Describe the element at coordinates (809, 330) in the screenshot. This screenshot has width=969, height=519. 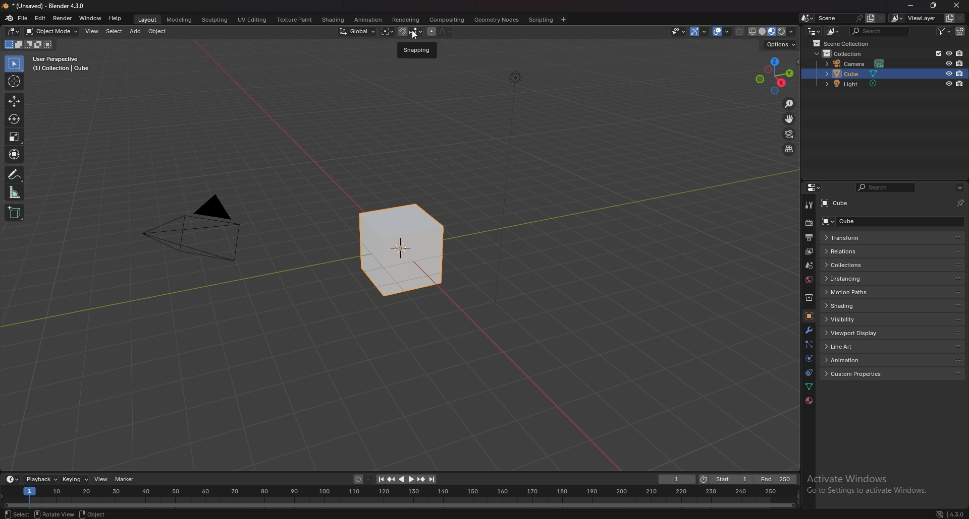
I see `modifier` at that location.